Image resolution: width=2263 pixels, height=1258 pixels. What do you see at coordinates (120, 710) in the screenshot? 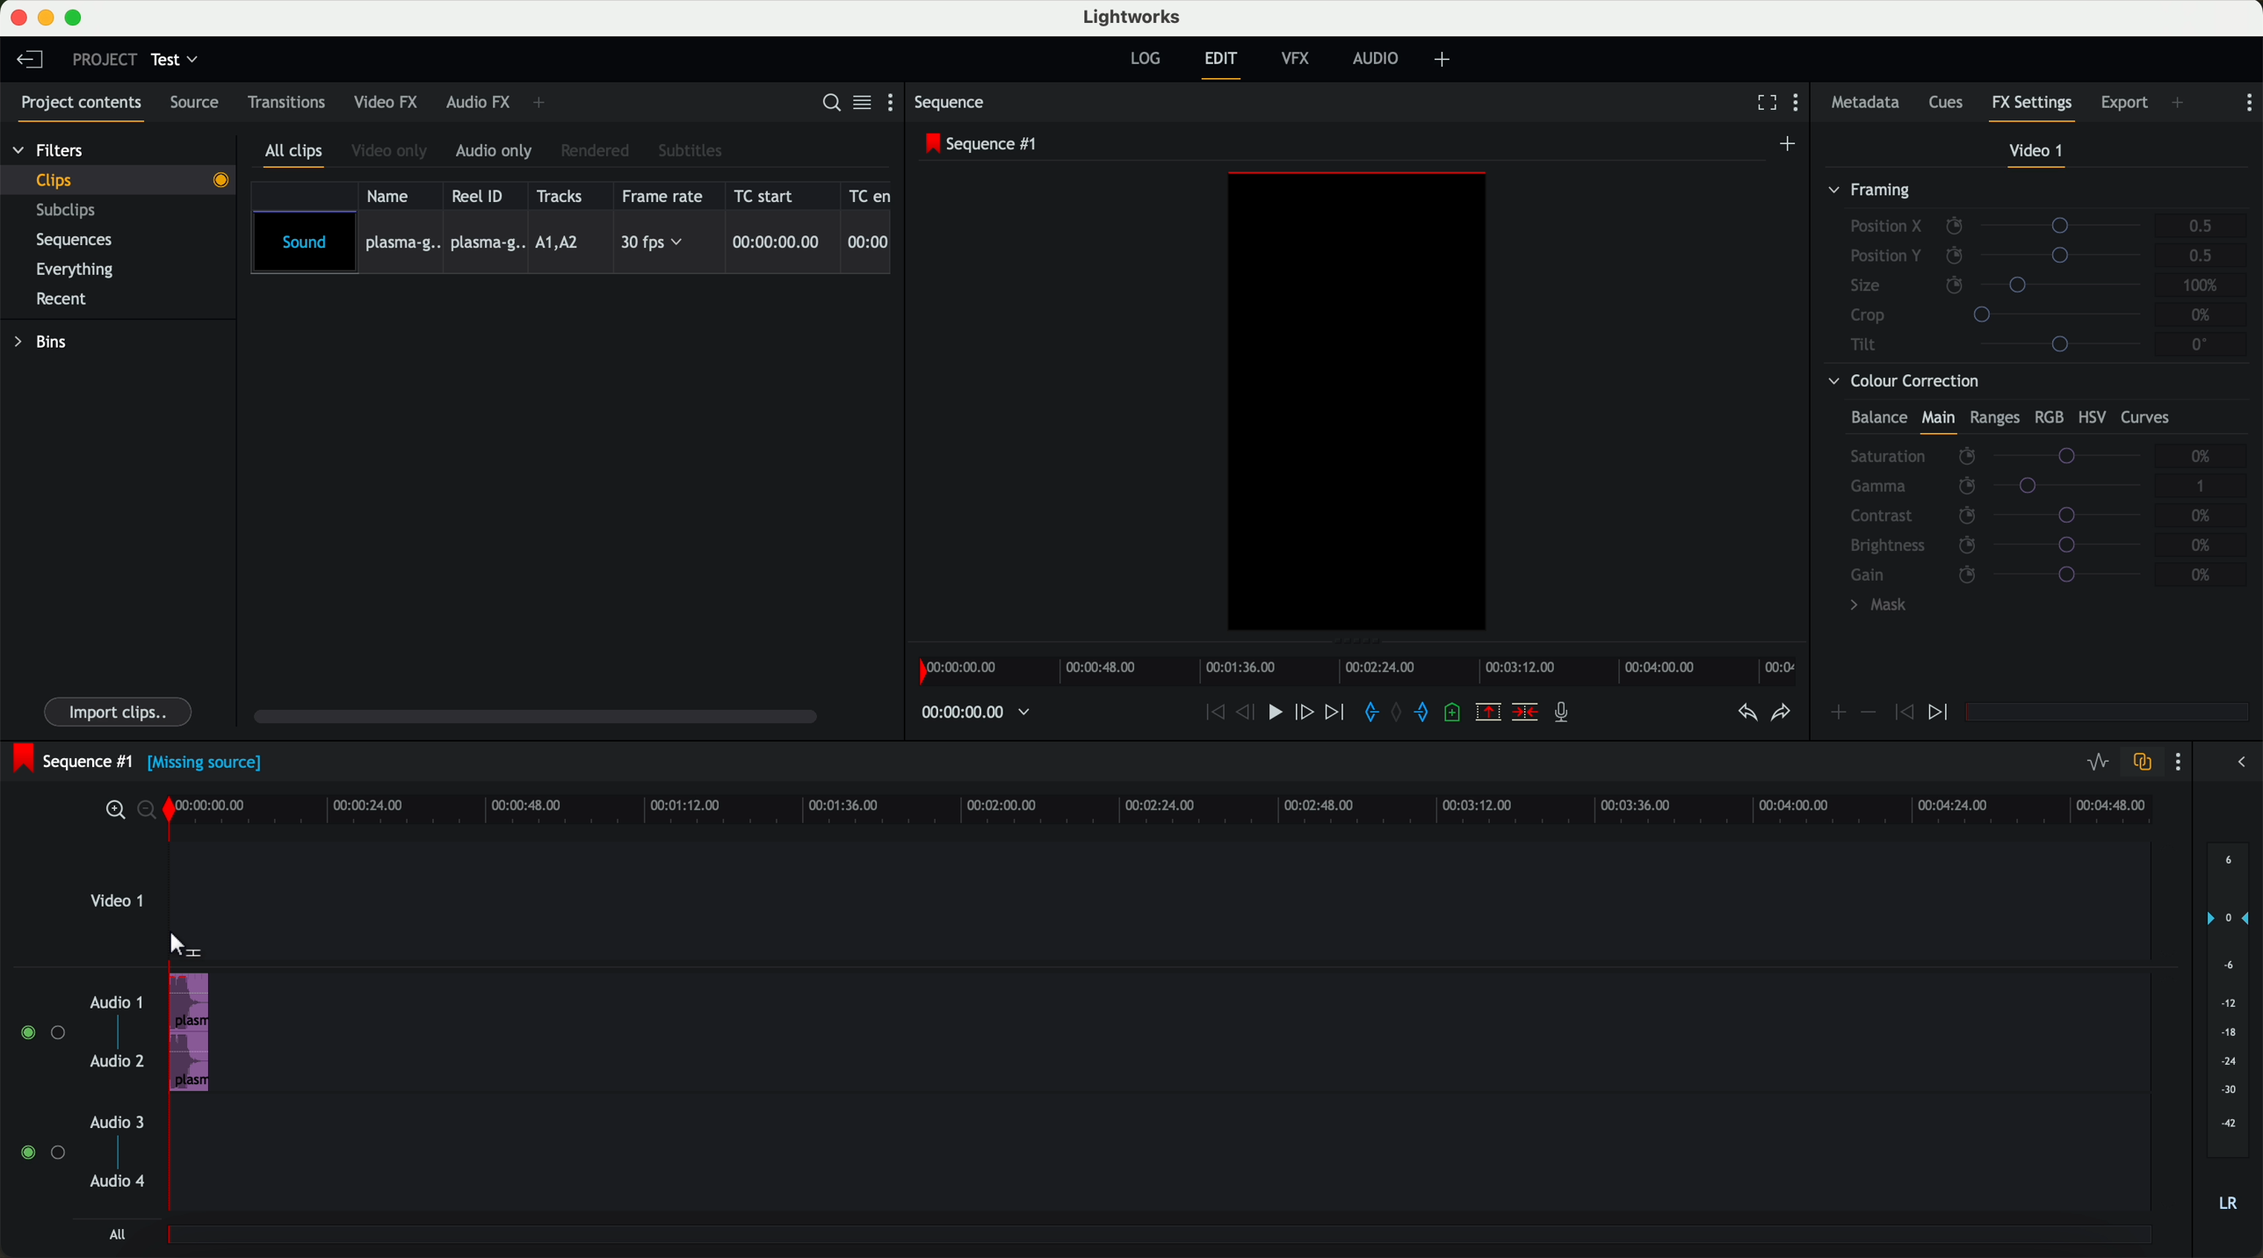
I see `import clips` at bounding box center [120, 710].